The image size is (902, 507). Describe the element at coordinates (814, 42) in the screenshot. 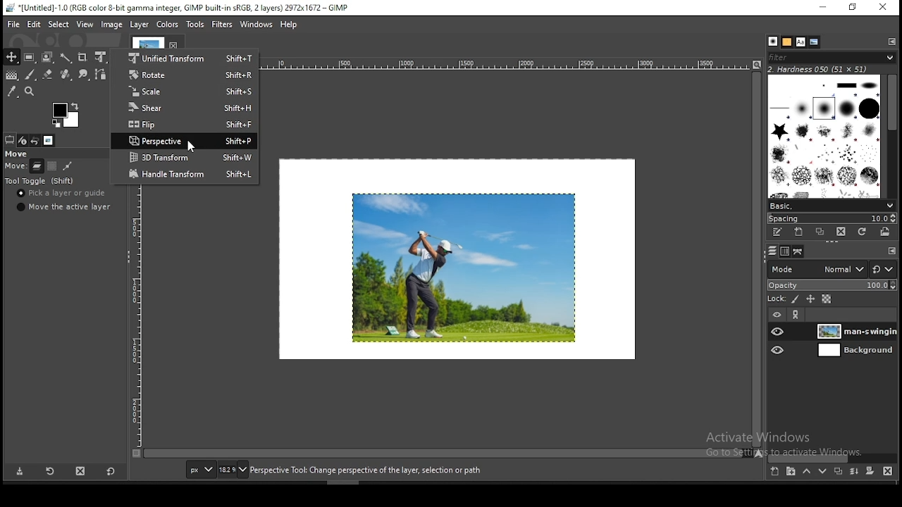

I see `document history` at that location.